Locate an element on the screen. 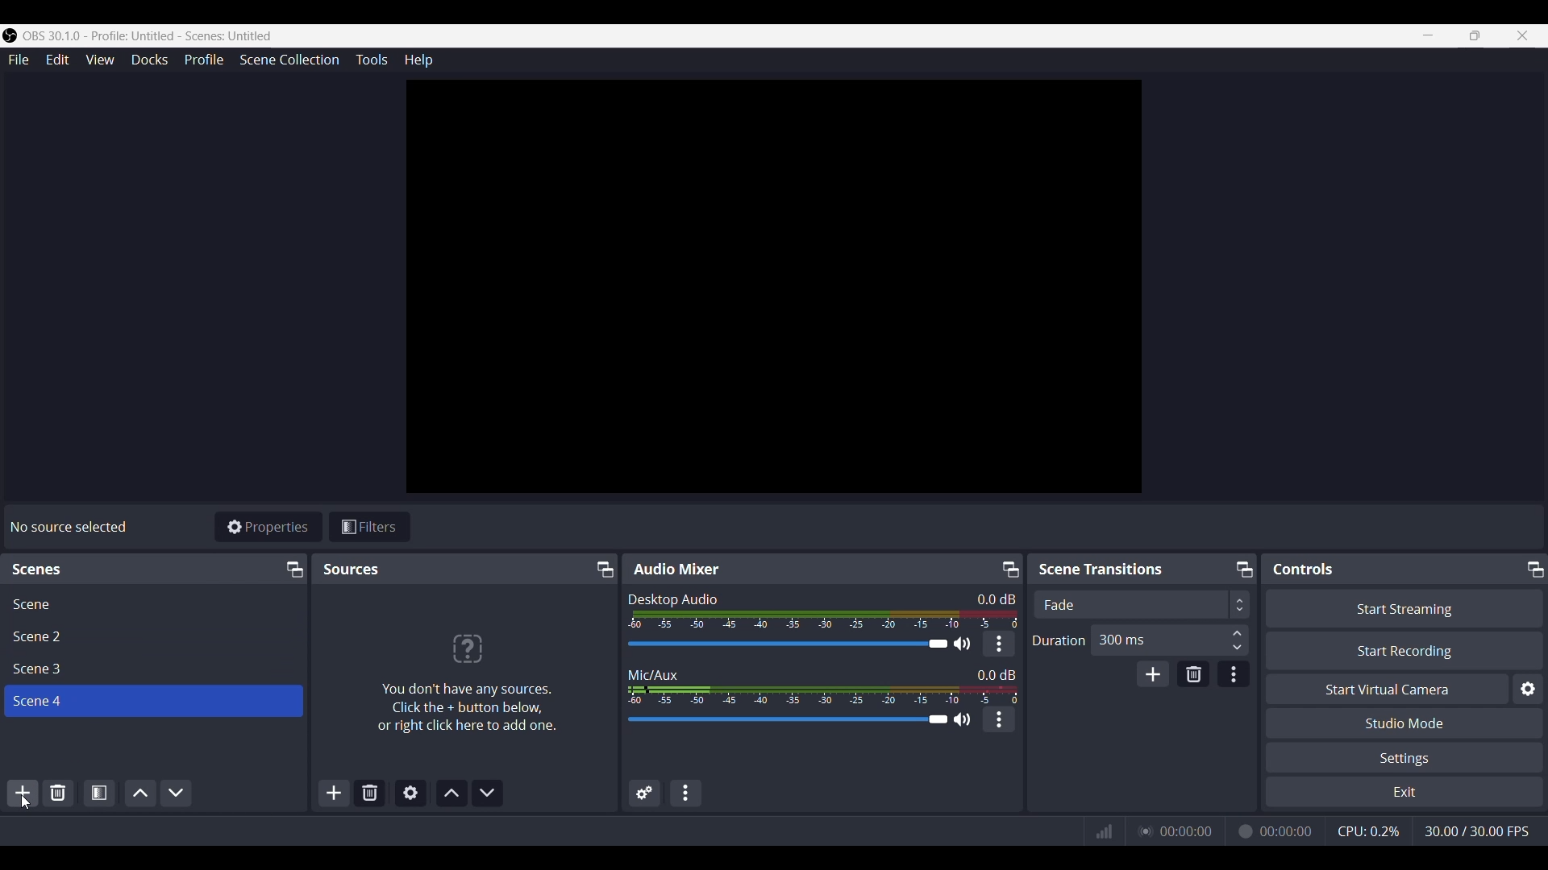  Edit is located at coordinates (57, 60).